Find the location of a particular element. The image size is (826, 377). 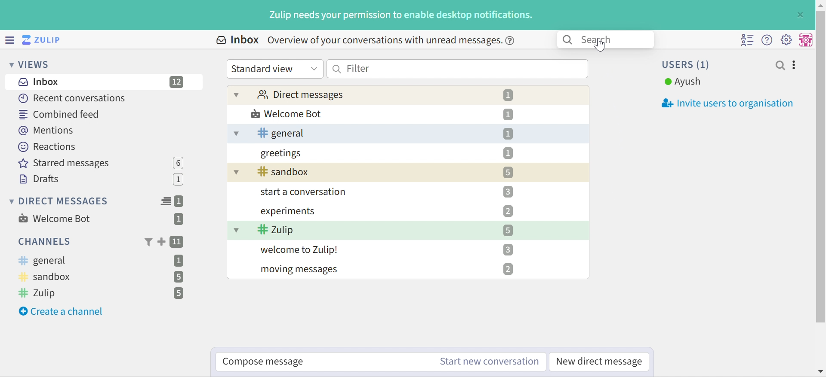

Inbox is located at coordinates (37, 82).